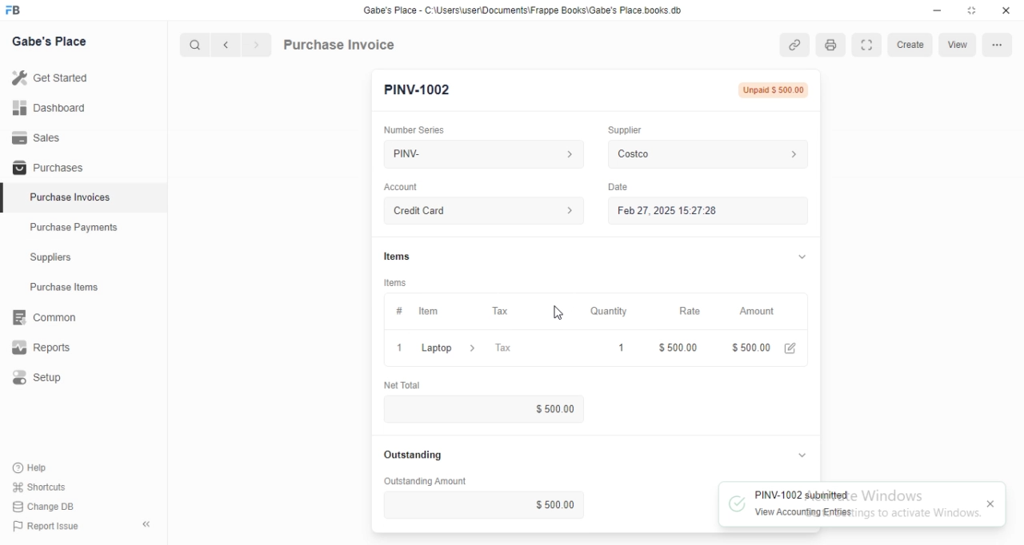  I want to click on Account, so click(401, 187).